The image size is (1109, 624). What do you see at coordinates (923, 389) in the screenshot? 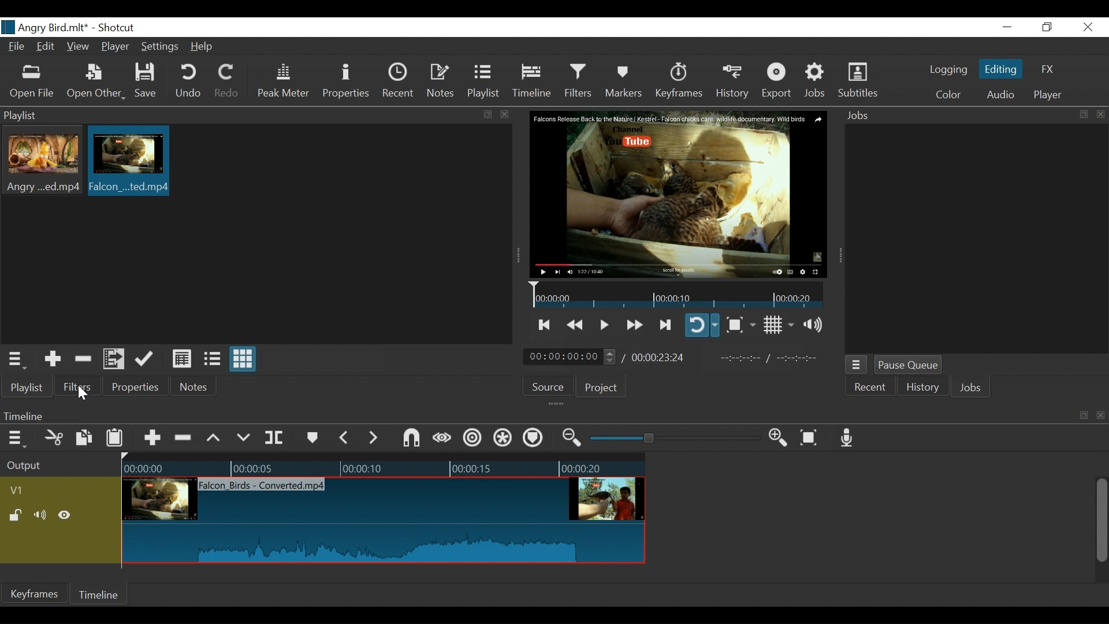
I see `History` at bounding box center [923, 389].